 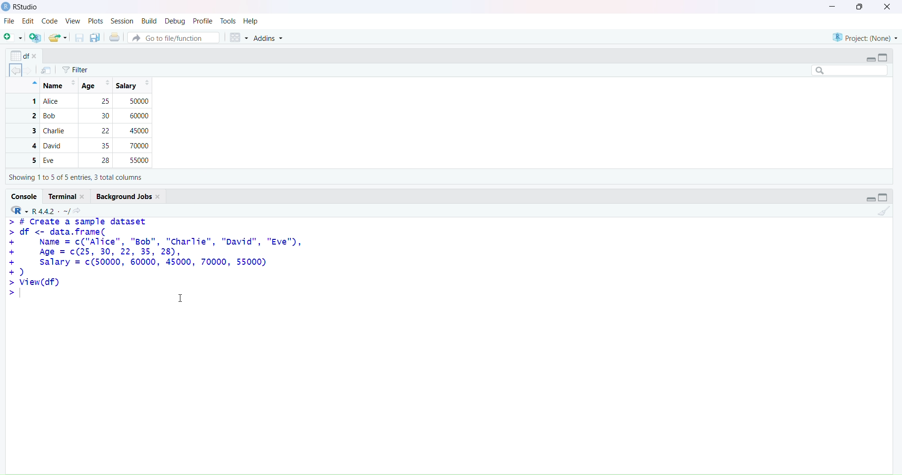 What do you see at coordinates (9, 22) in the screenshot?
I see `file` at bounding box center [9, 22].